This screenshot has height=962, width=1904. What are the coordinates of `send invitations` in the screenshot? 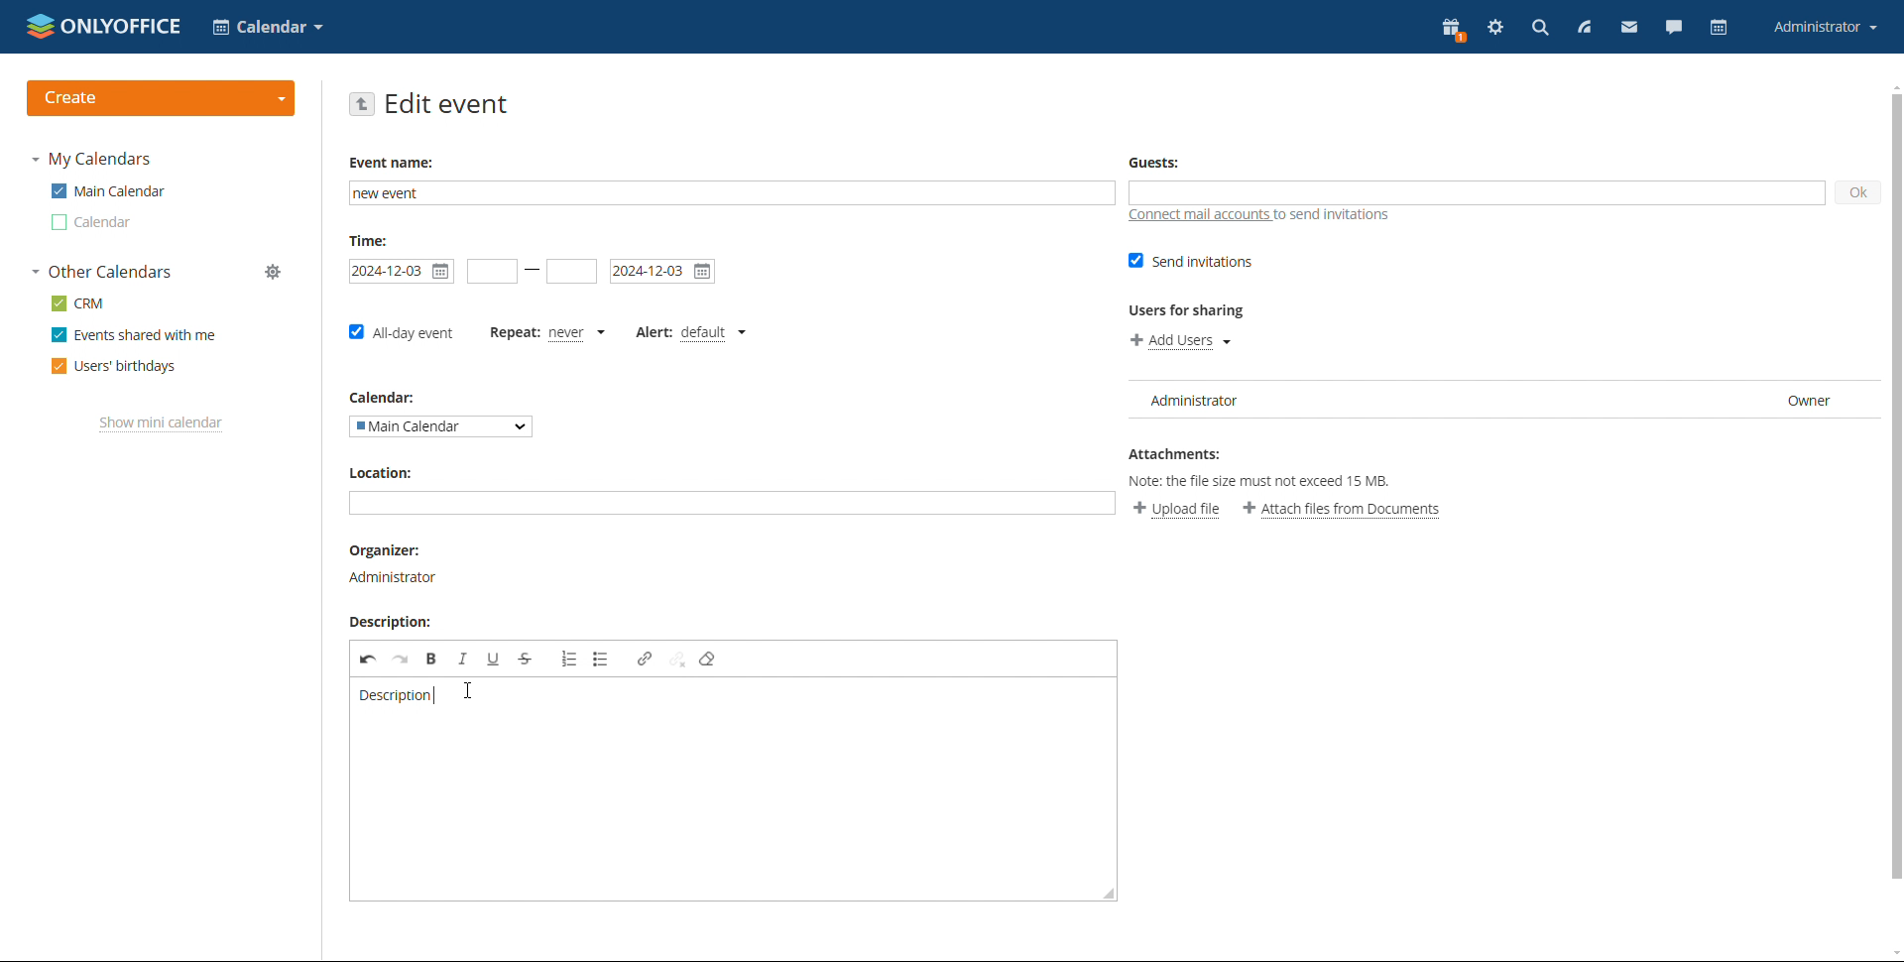 It's located at (1192, 262).